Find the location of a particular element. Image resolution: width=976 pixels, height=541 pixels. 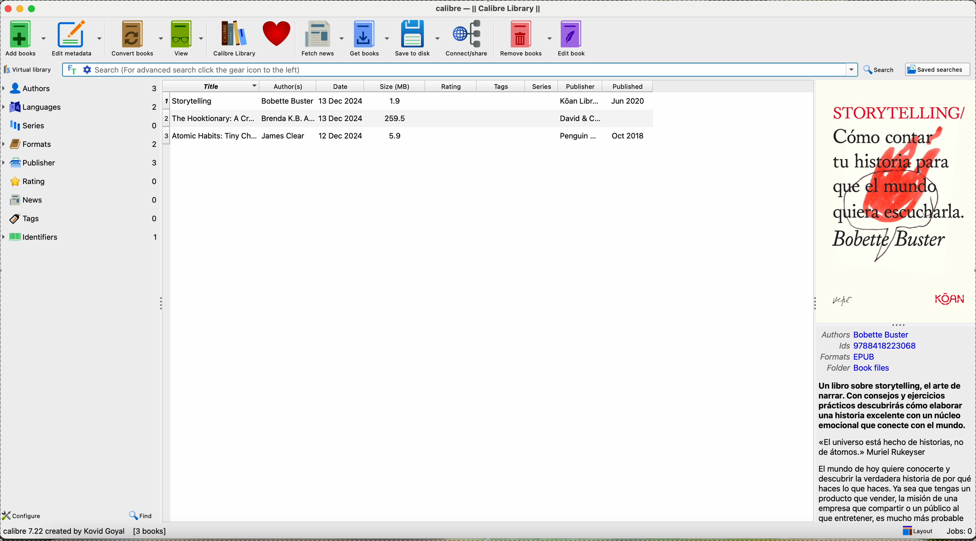

minimize is located at coordinates (21, 9).